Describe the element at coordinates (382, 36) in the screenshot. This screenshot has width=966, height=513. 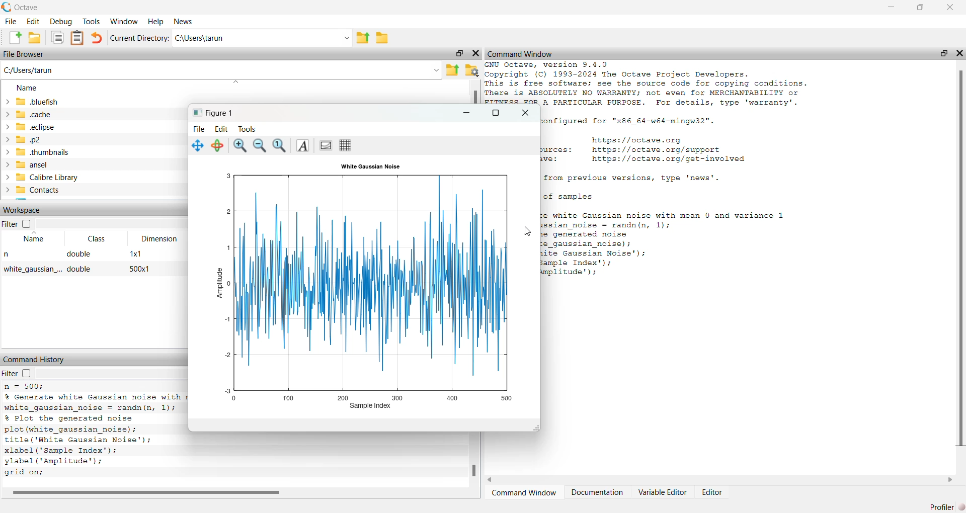
I see `folder` at that location.